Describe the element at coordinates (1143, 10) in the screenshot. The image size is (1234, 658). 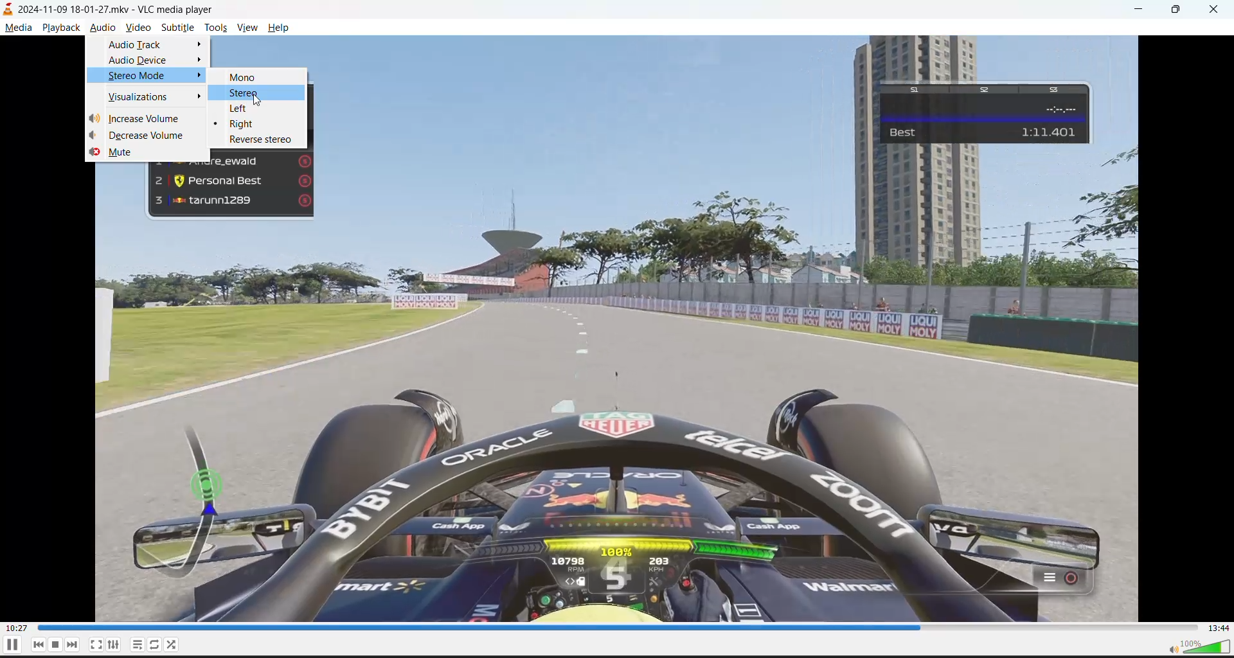
I see `minimize` at that location.